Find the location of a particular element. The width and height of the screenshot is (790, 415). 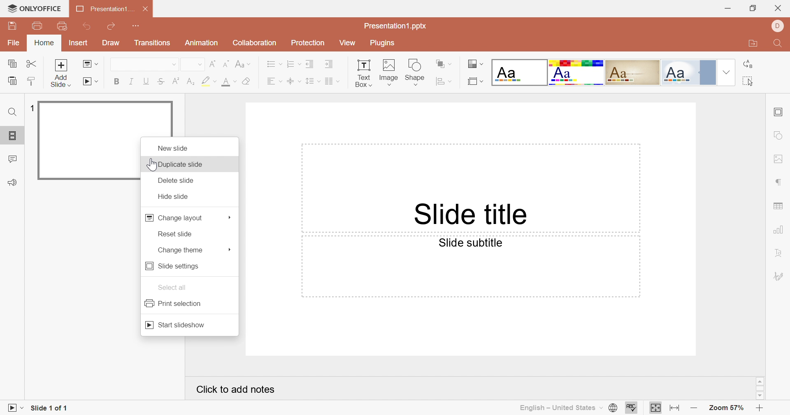

Draw is located at coordinates (112, 44).